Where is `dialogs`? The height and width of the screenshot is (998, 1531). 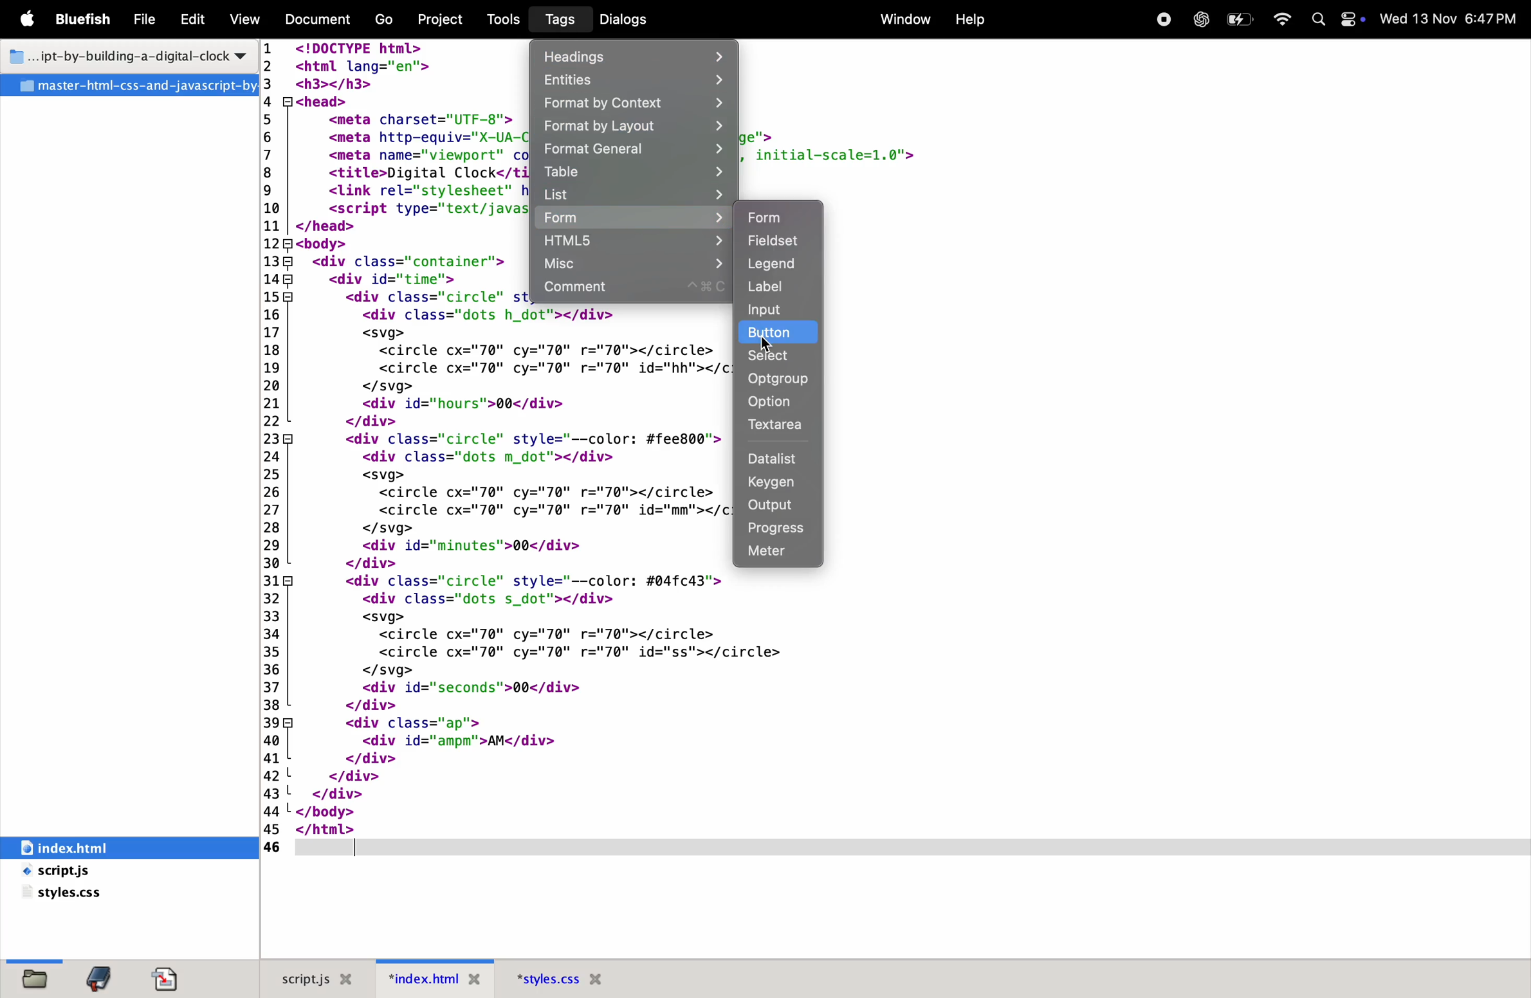
dialogs is located at coordinates (641, 18).